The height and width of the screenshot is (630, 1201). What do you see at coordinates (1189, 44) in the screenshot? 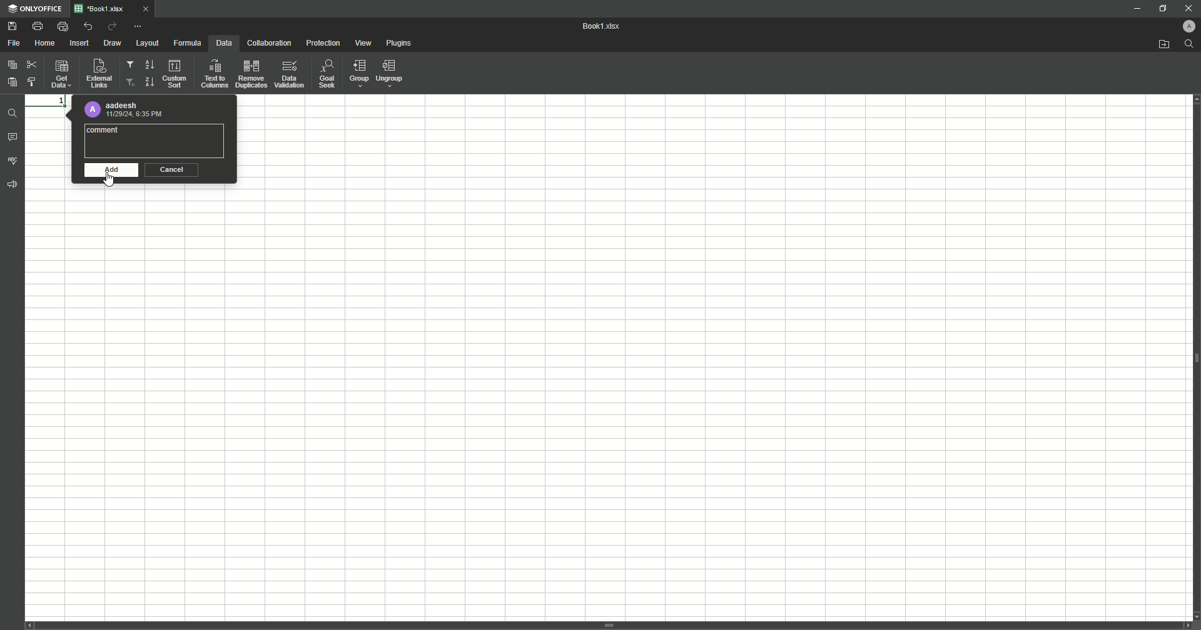
I see `Find` at bounding box center [1189, 44].